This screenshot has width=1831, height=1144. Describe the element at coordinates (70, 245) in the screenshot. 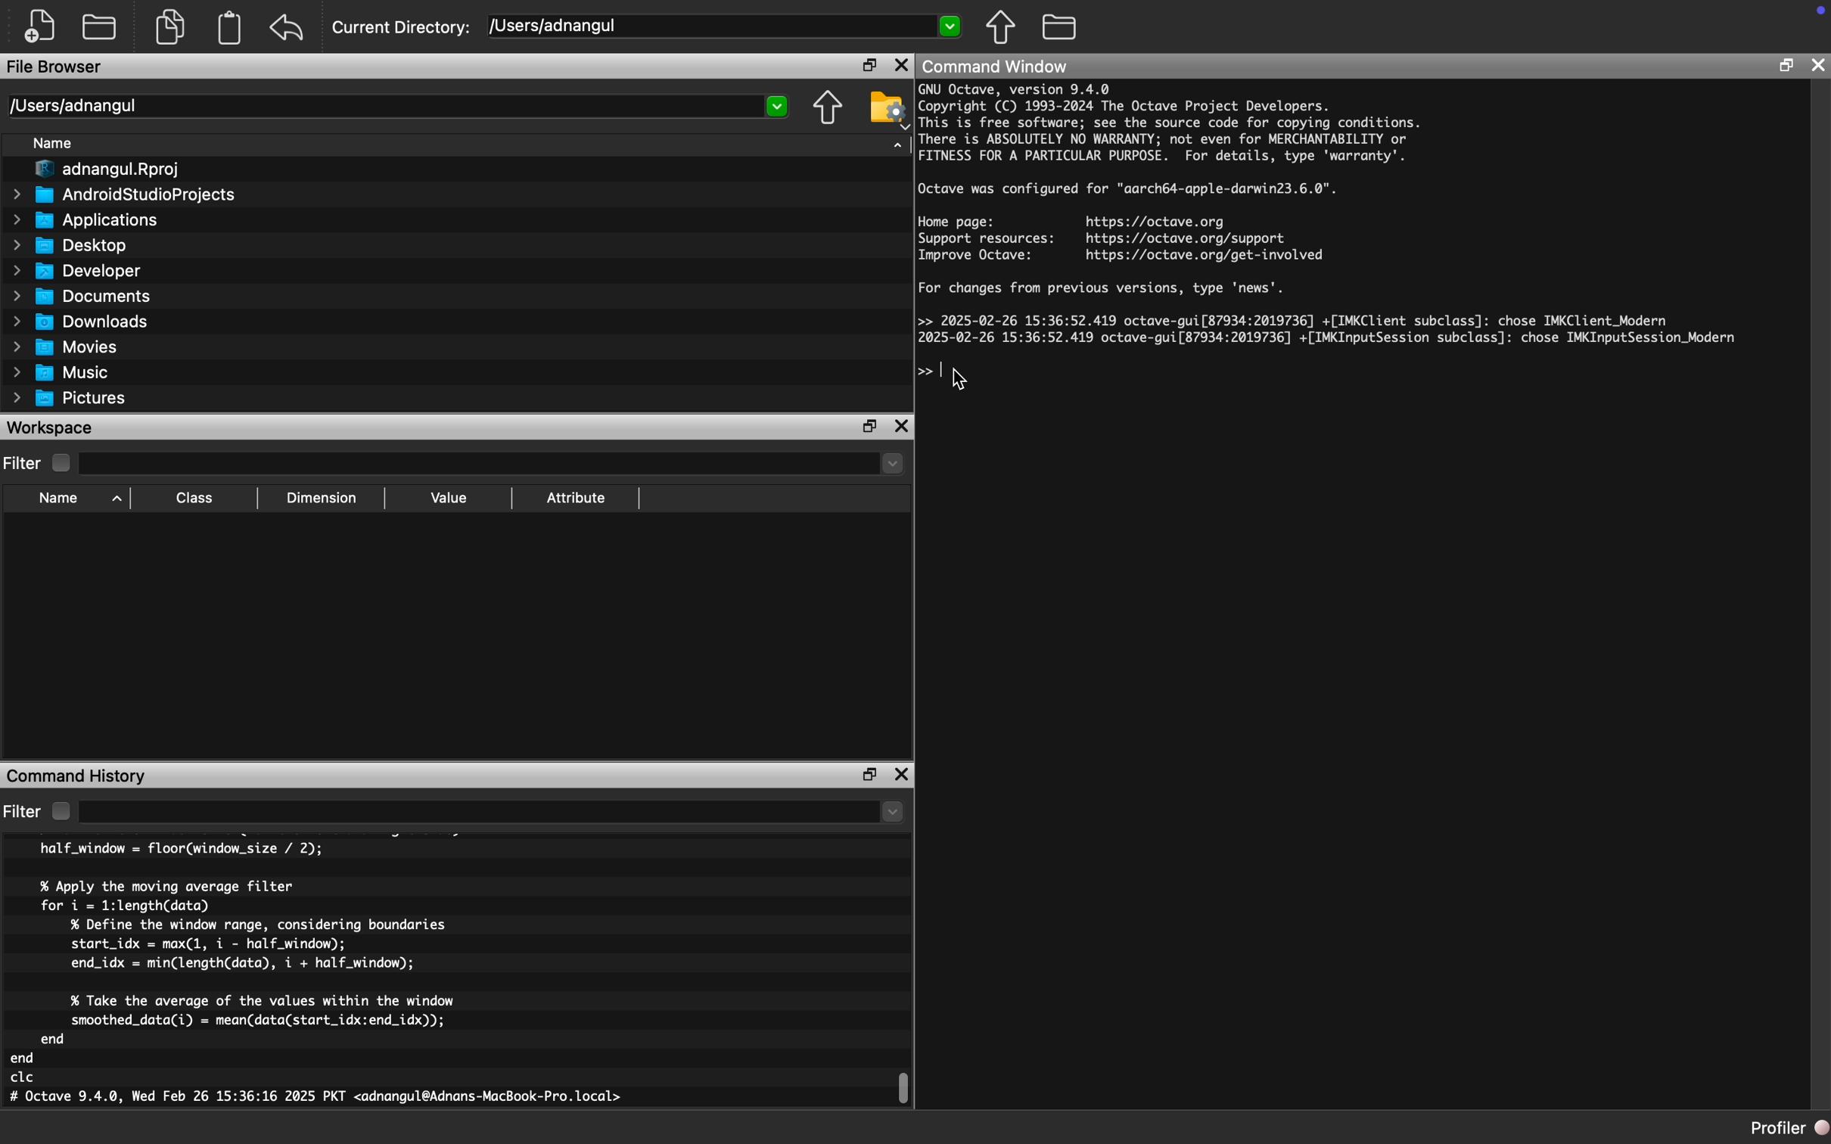

I see `Desktop` at that location.